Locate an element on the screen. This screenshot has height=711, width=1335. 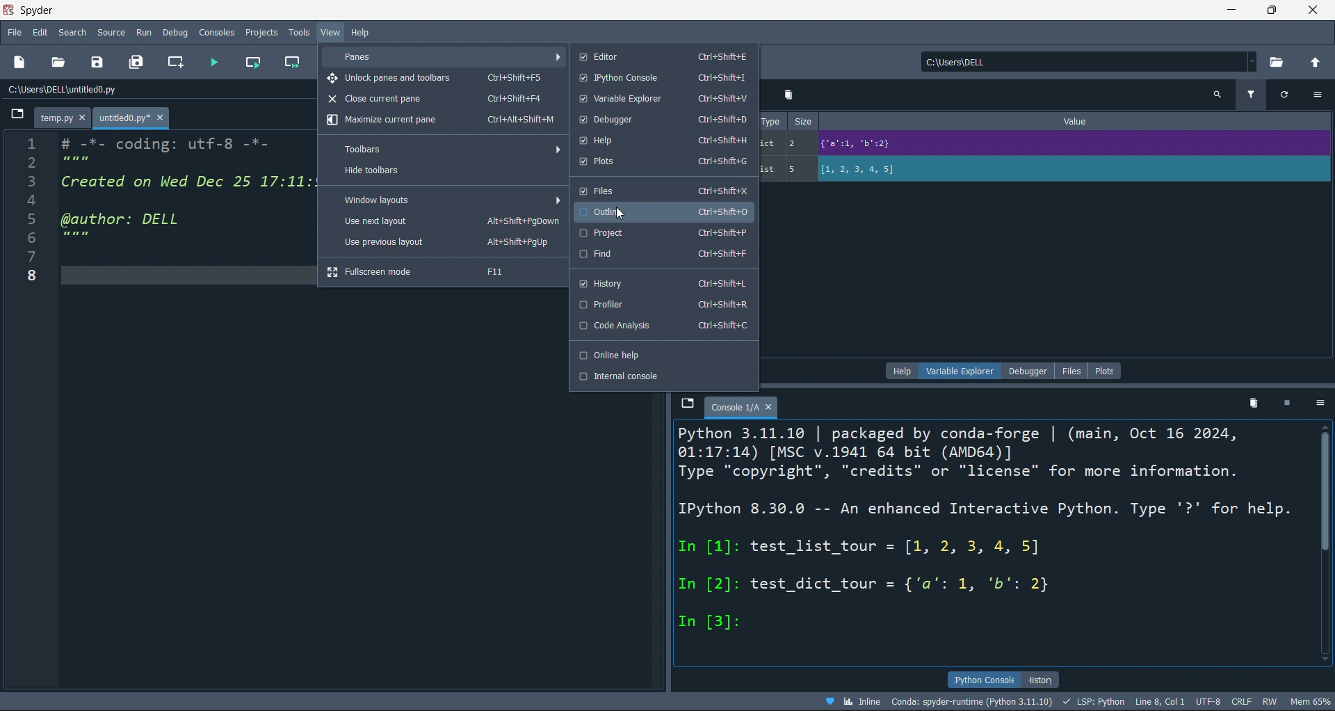
type is located at coordinates (771, 121).